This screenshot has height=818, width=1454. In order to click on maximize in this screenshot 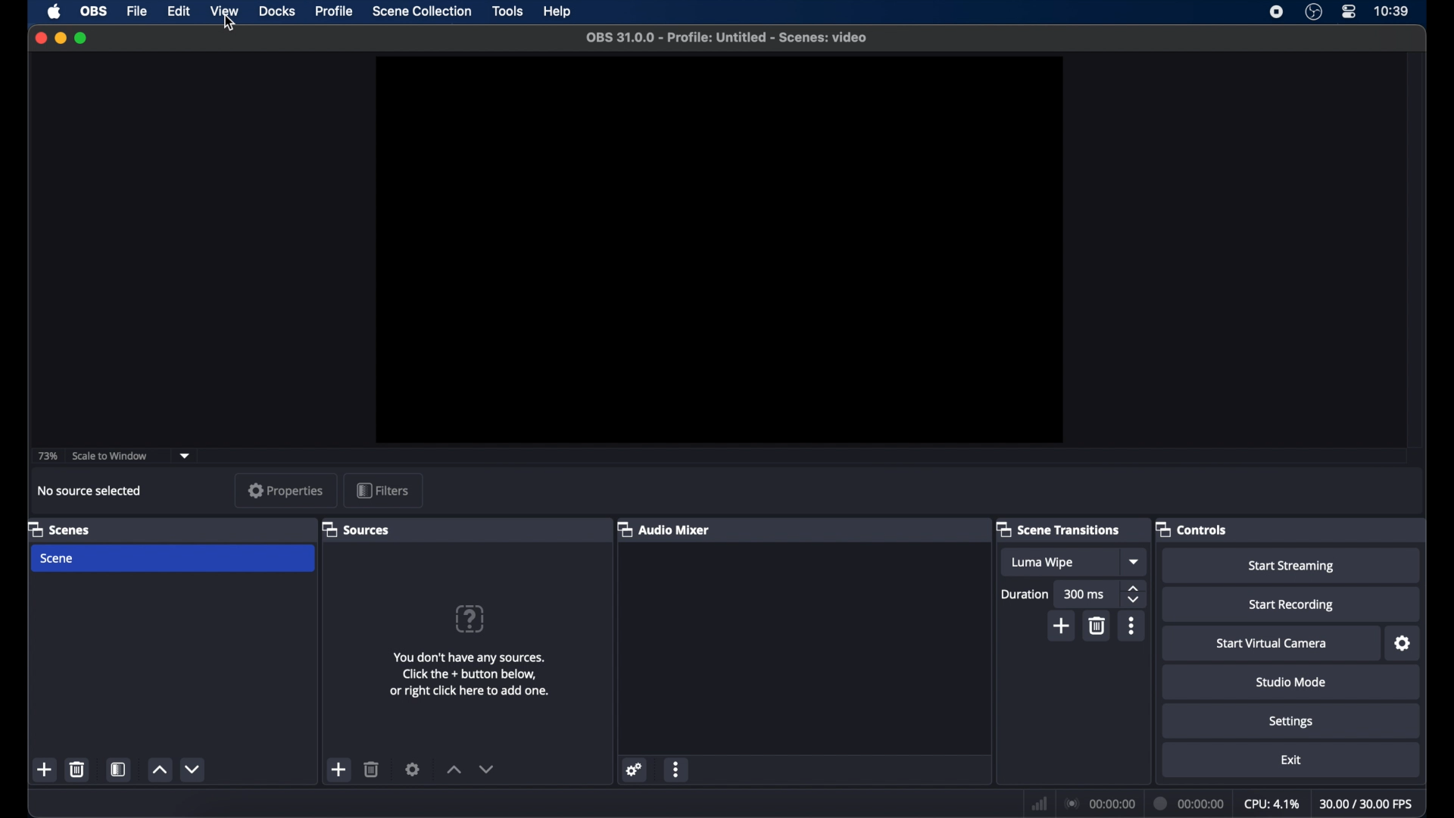, I will do `click(83, 38)`.